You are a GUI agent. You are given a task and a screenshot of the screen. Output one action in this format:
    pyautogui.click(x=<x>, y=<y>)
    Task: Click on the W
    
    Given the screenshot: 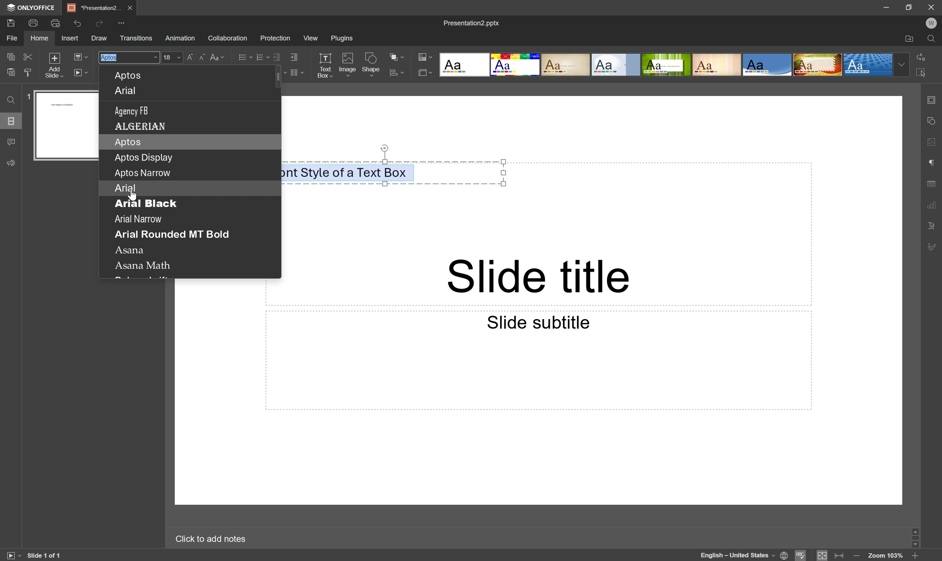 What is the action you would take?
    pyautogui.click(x=933, y=23)
    